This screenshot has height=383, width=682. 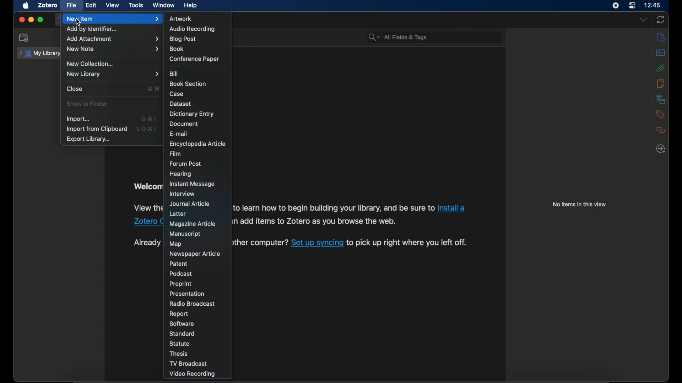 What do you see at coordinates (661, 68) in the screenshot?
I see `attachments` at bounding box center [661, 68].